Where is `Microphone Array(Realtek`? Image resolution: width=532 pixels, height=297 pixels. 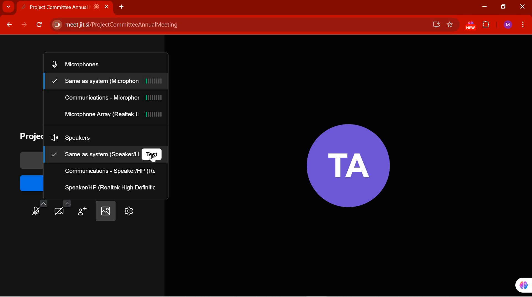
Microphone Array(Realtek is located at coordinates (113, 115).